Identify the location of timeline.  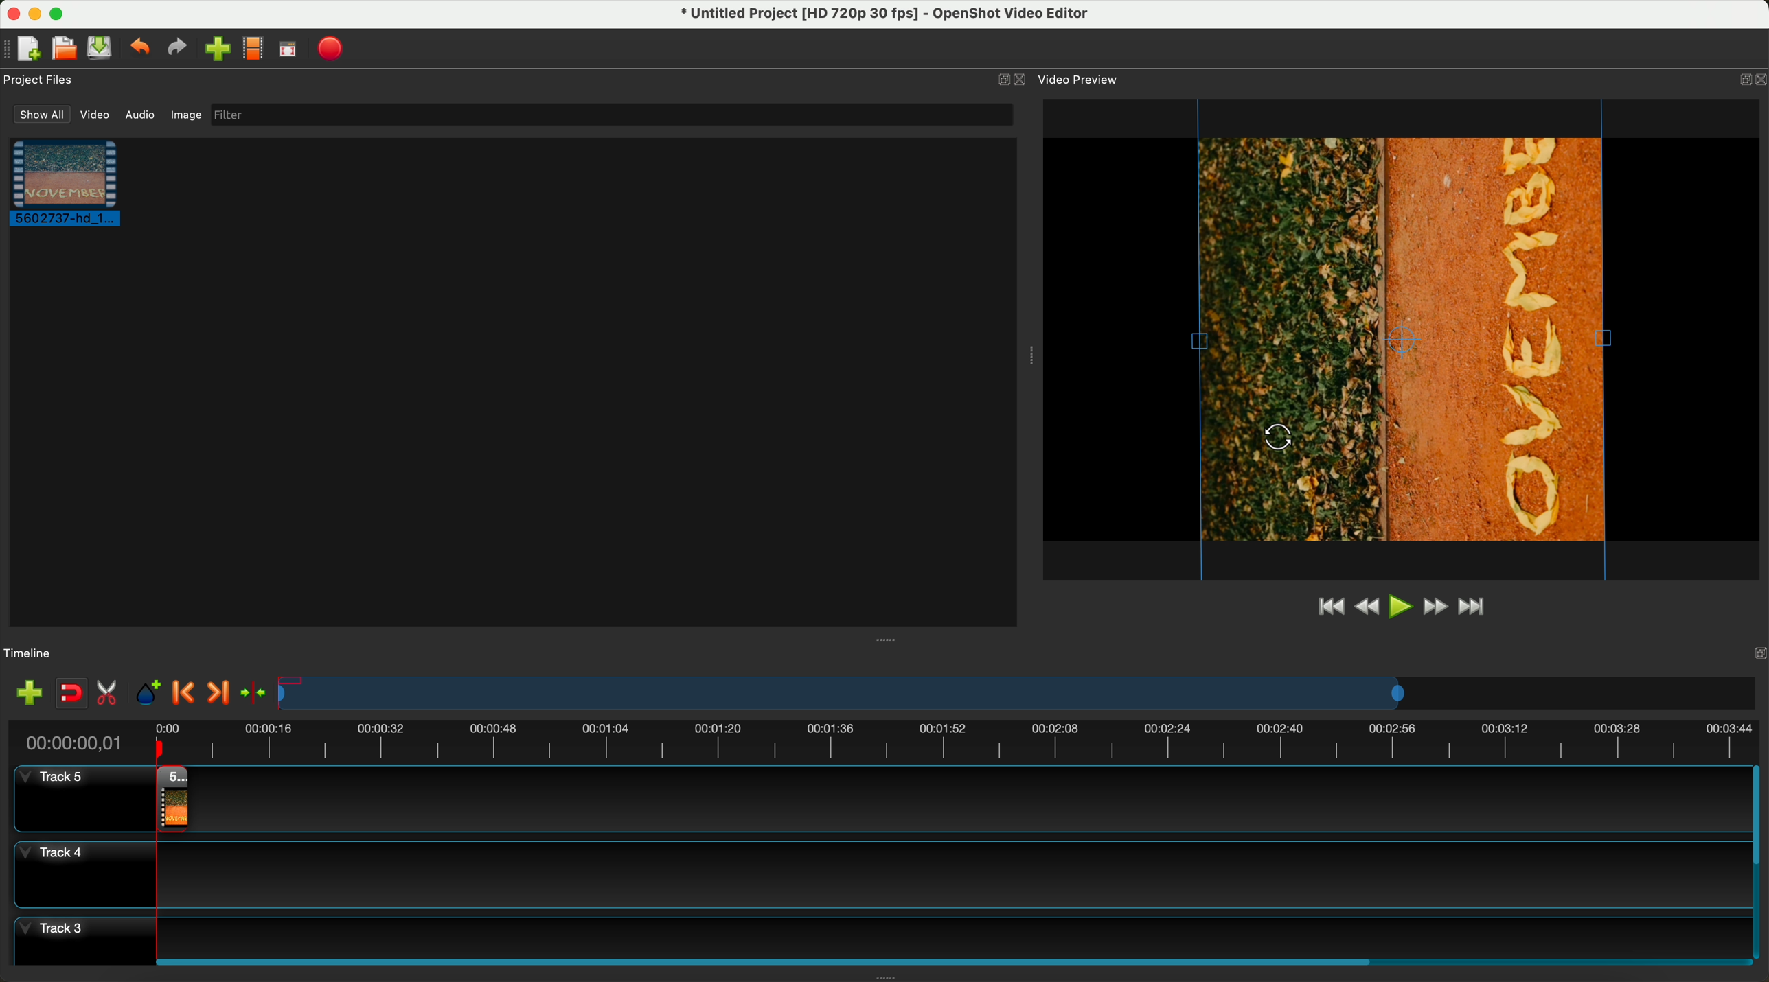
(1017, 692).